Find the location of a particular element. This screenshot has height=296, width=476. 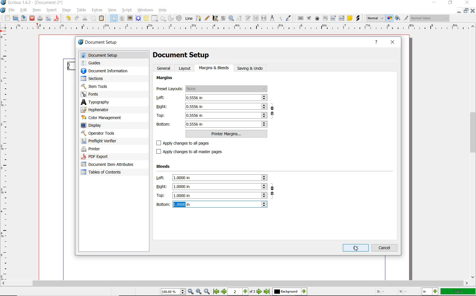

Previous Page is located at coordinates (224, 292).